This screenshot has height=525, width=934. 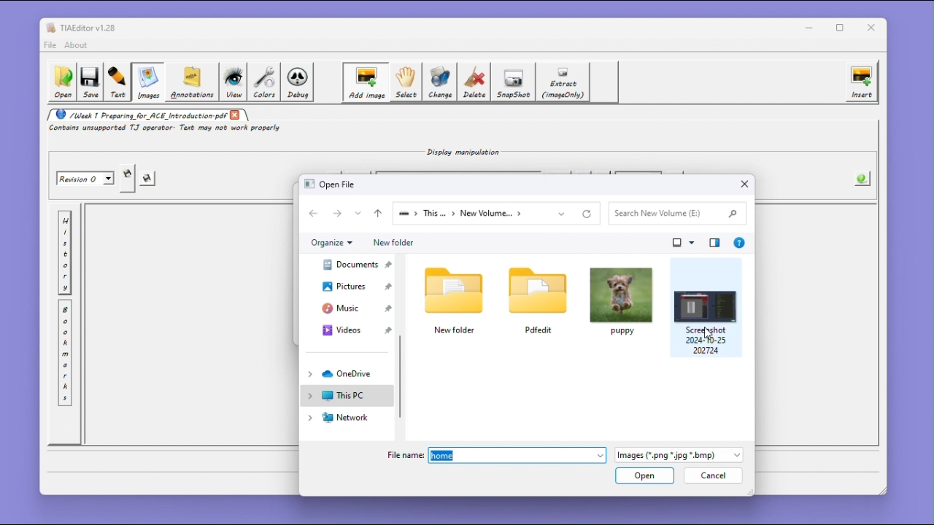 What do you see at coordinates (350, 286) in the screenshot?
I see `pictures` at bounding box center [350, 286].